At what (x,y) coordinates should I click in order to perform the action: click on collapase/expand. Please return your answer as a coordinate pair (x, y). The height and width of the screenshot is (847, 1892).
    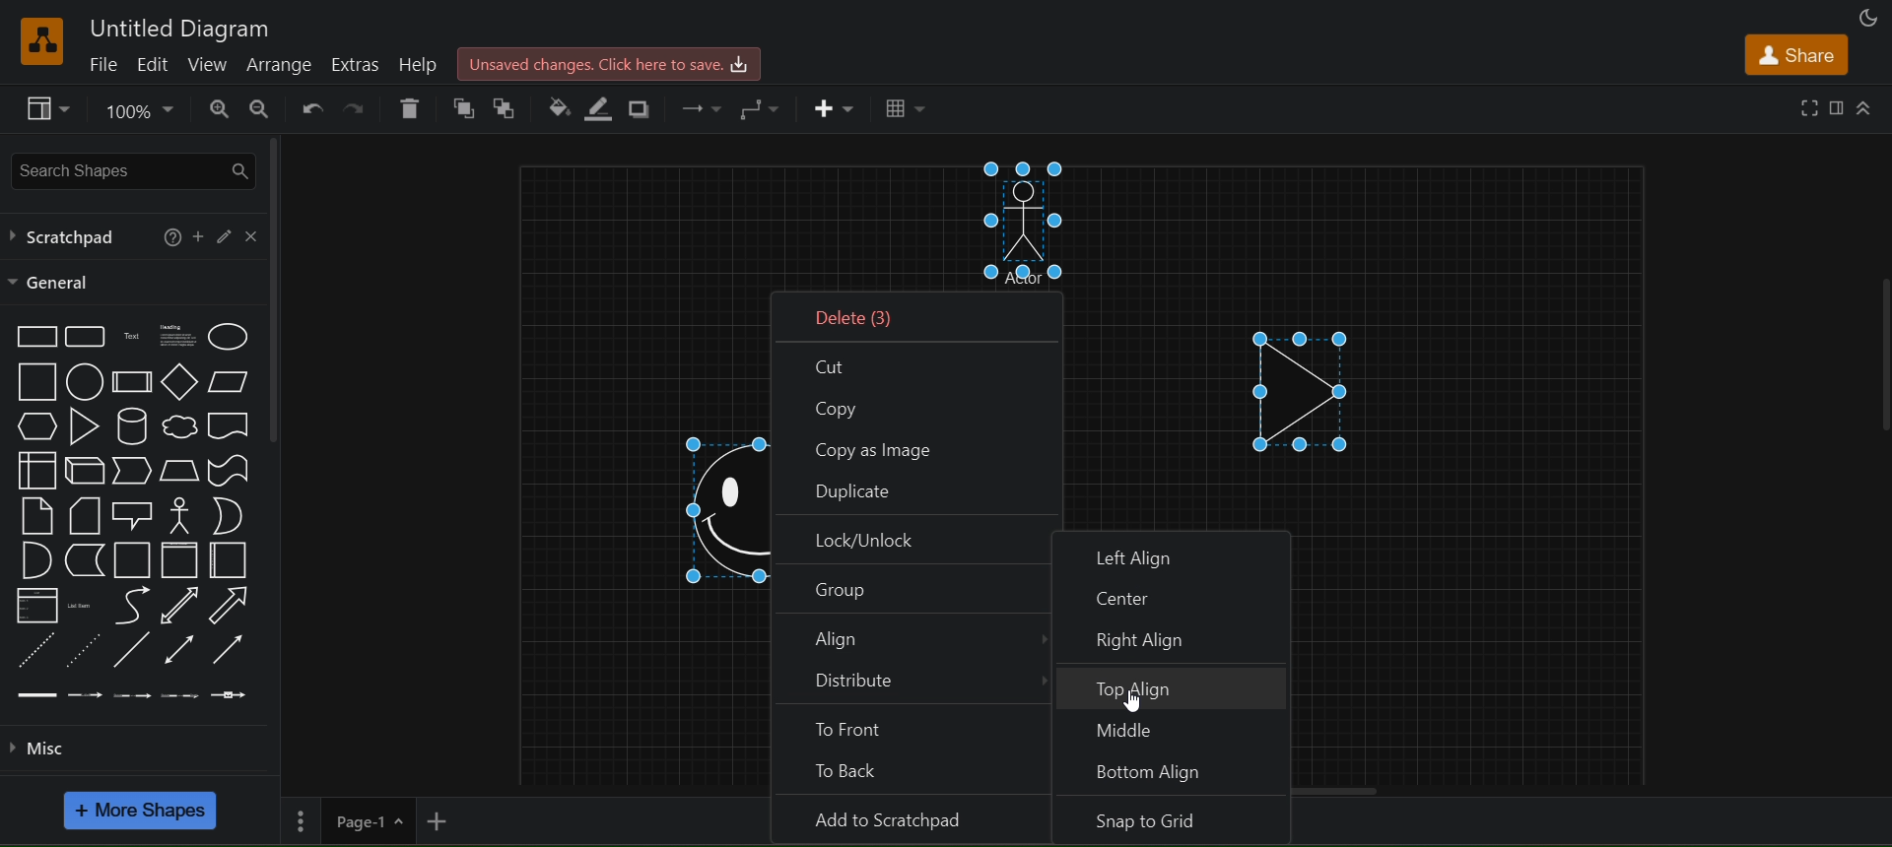
    Looking at the image, I should click on (1866, 109).